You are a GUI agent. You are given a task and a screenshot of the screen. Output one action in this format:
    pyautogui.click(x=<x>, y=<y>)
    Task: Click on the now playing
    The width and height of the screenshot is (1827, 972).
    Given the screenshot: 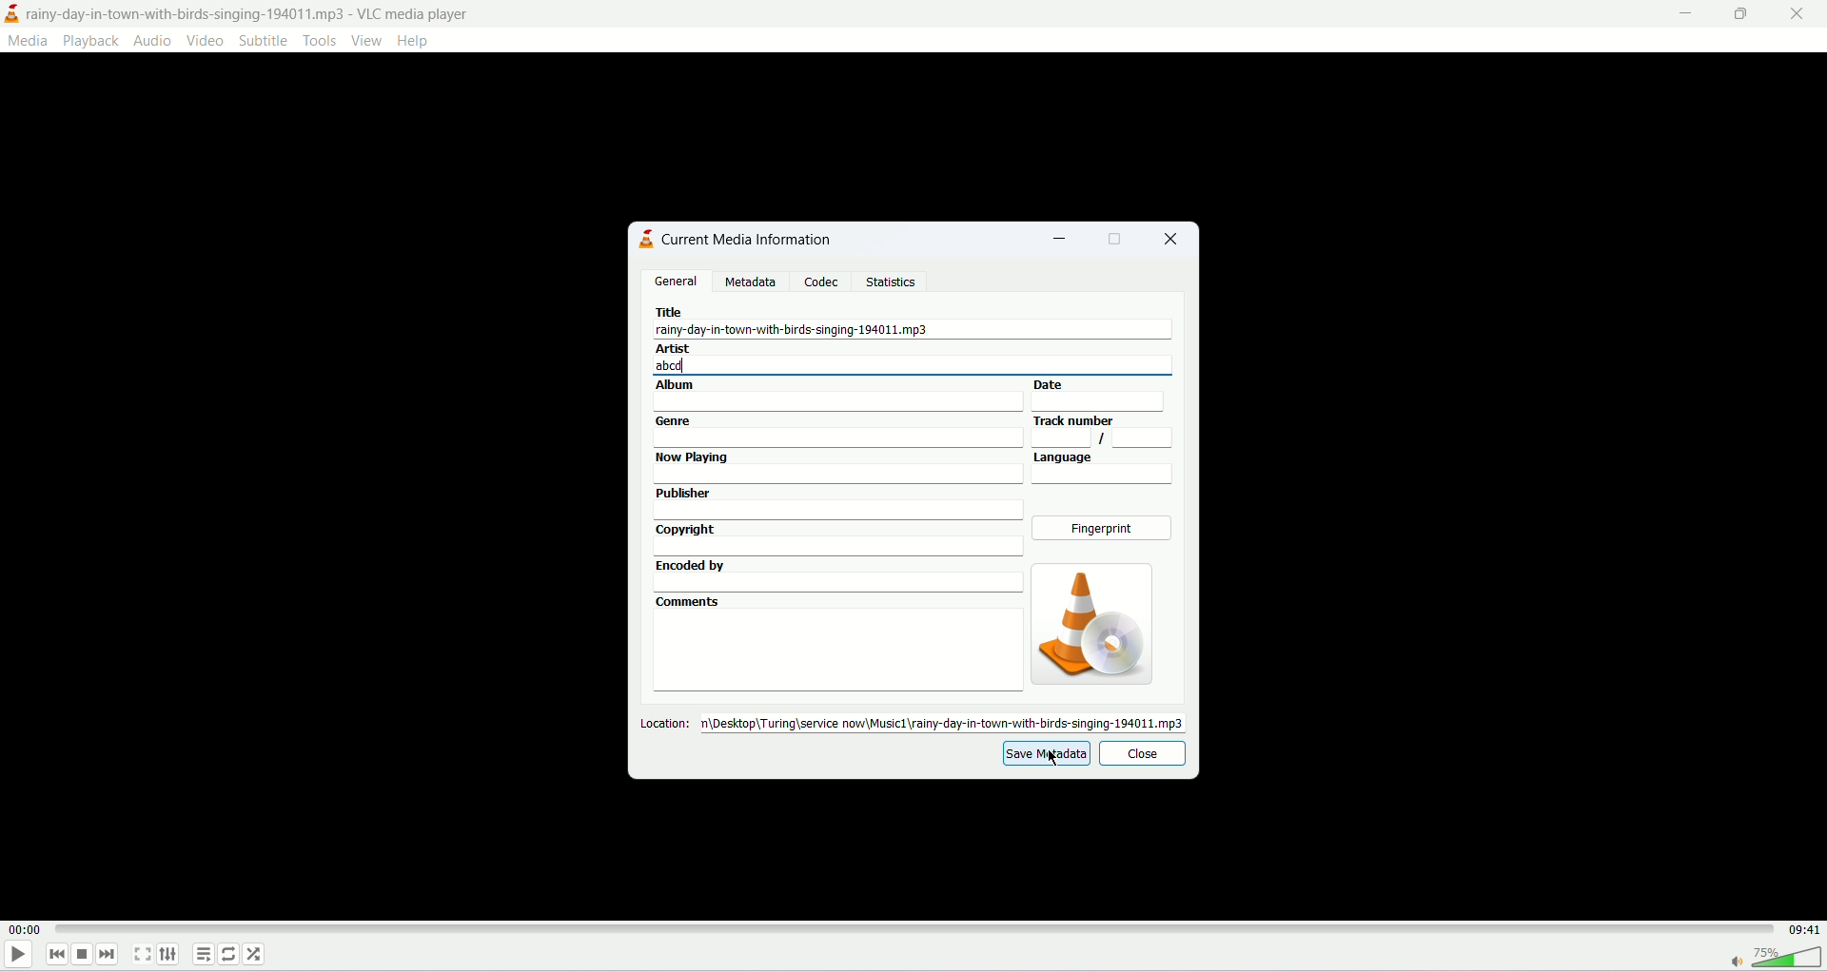 What is the action you would take?
    pyautogui.click(x=838, y=468)
    